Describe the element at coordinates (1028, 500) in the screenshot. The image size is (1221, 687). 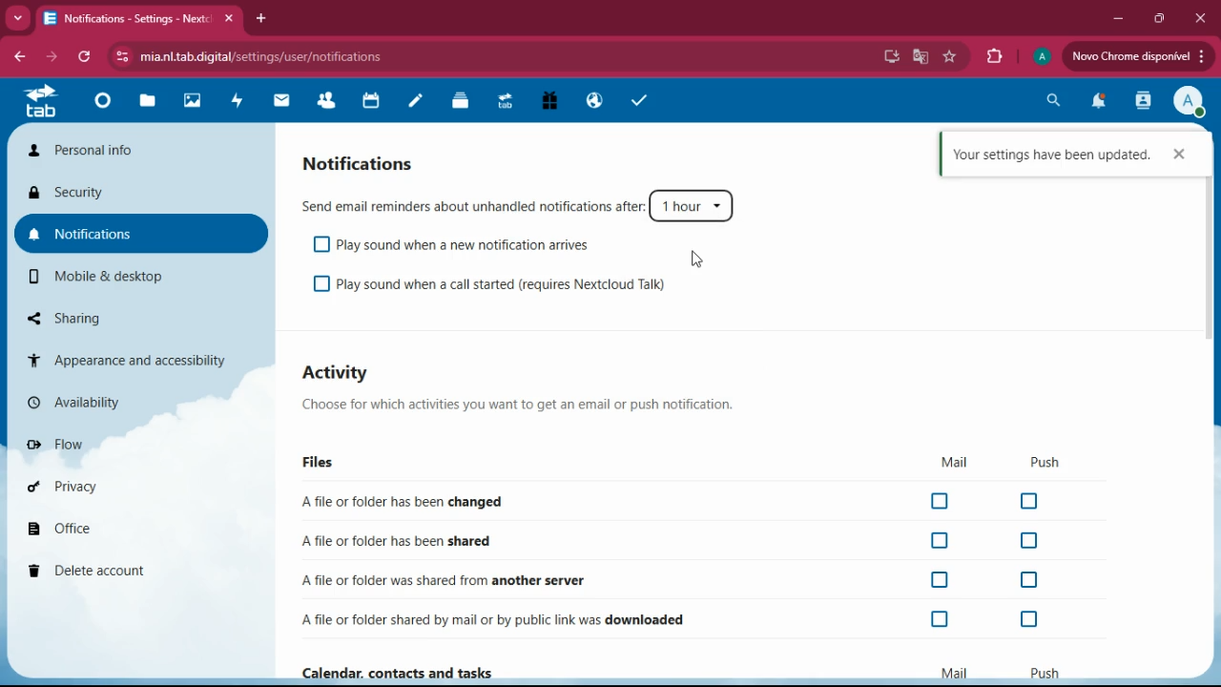
I see `off` at that location.